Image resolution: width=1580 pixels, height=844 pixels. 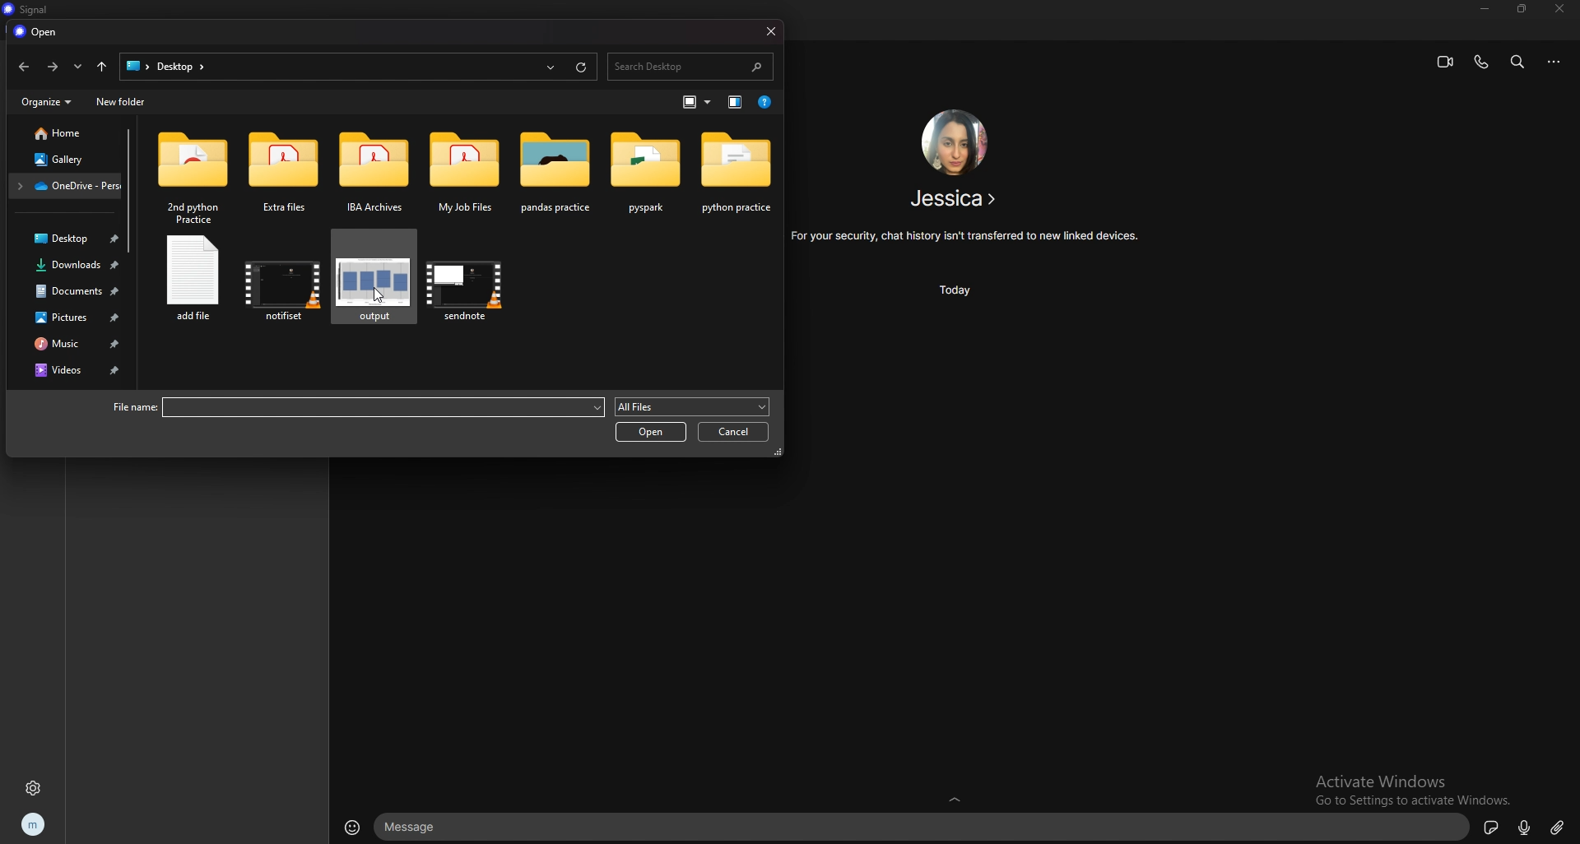 What do you see at coordinates (102, 67) in the screenshot?
I see `upto desktop` at bounding box center [102, 67].